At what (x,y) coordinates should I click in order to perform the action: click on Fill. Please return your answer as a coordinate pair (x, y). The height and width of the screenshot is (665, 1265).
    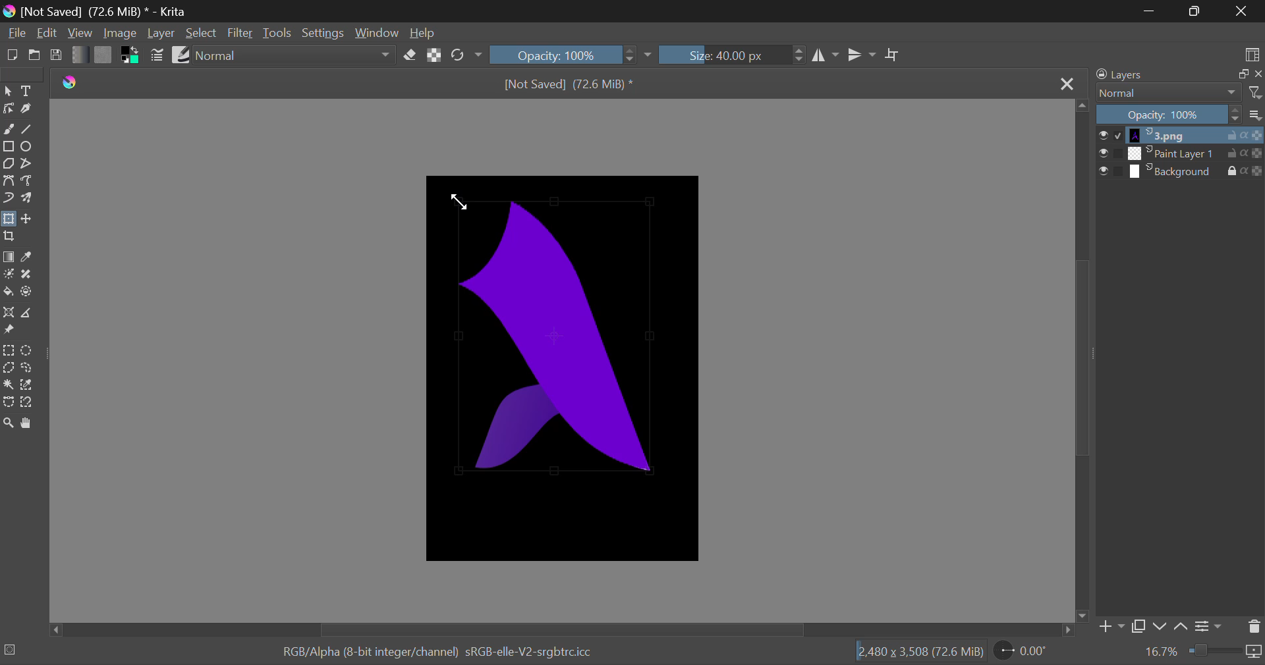
    Looking at the image, I should click on (9, 294).